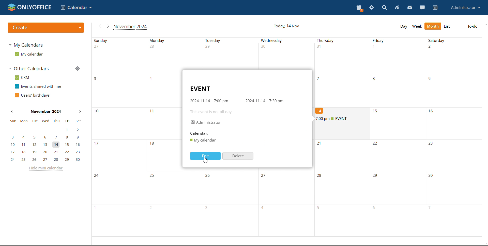 Image resolution: width=488 pixels, height=246 pixels. What do you see at coordinates (277, 101) in the screenshot?
I see `end time` at bounding box center [277, 101].